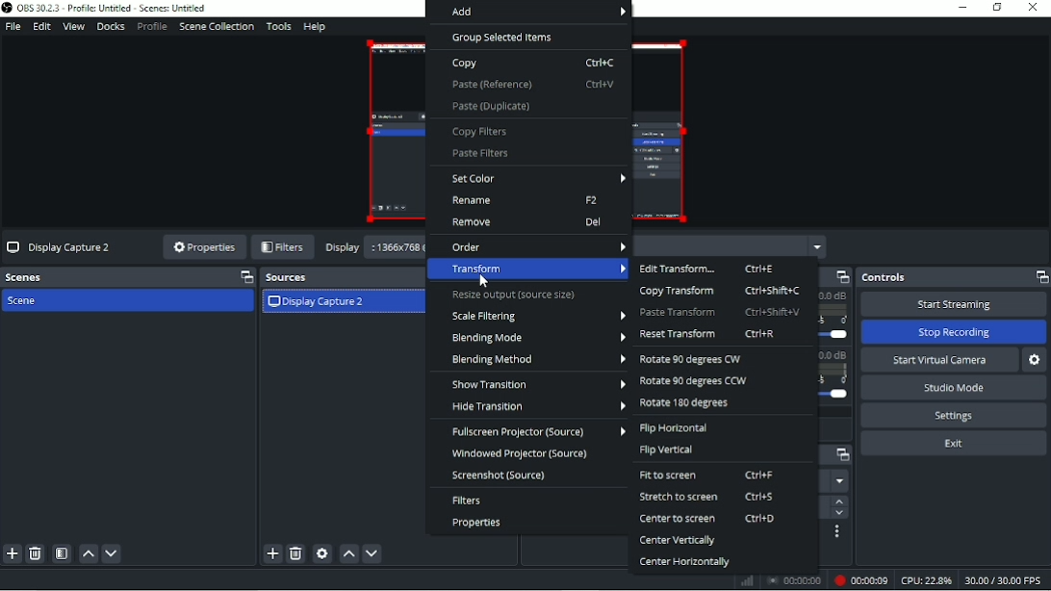  What do you see at coordinates (539, 178) in the screenshot?
I see `Set color` at bounding box center [539, 178].